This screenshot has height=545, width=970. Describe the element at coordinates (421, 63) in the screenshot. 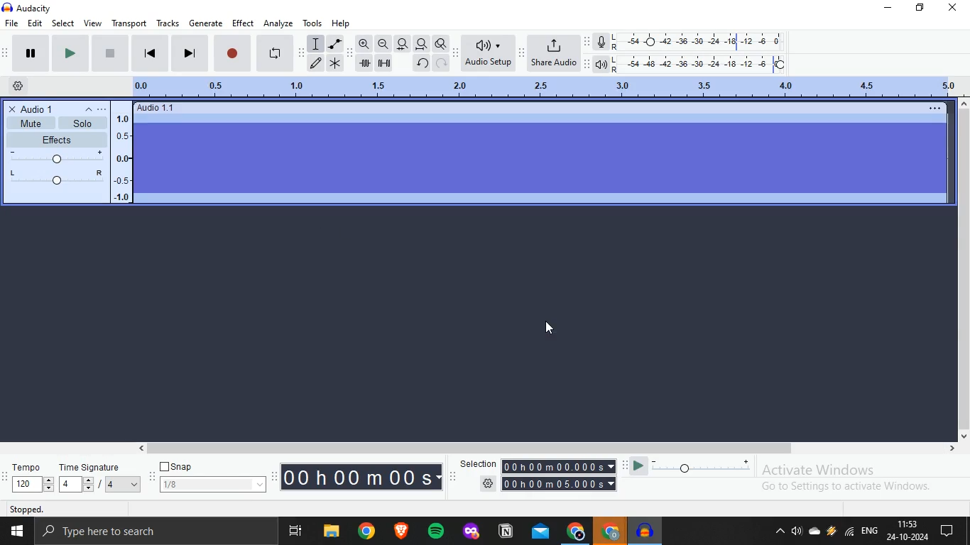

I see `Revert Changes` at that location.